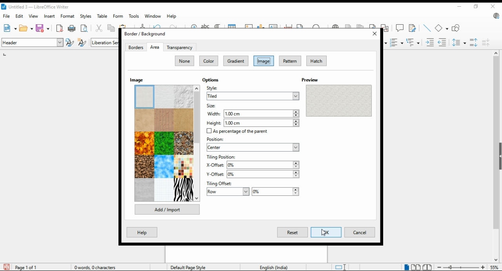 The width and height of the screenshot is (502, 271). Describe the element at coordinates (242, 132) in the screenshot. I see `checkbox: as percentage of the parent` at that location.